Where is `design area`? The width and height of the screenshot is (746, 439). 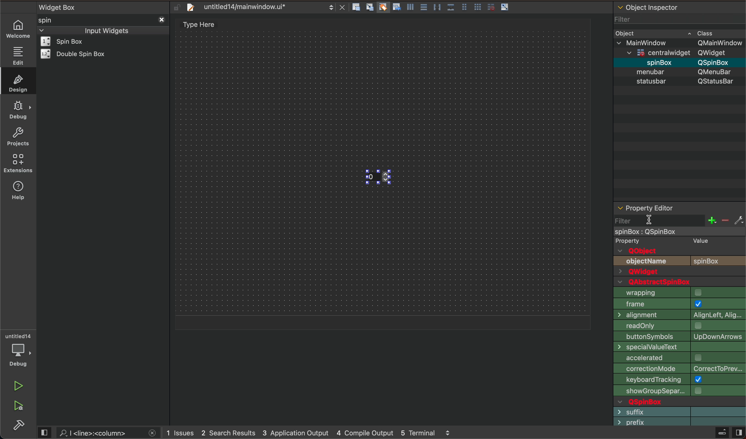 design area is located at coordinates (202, 25).